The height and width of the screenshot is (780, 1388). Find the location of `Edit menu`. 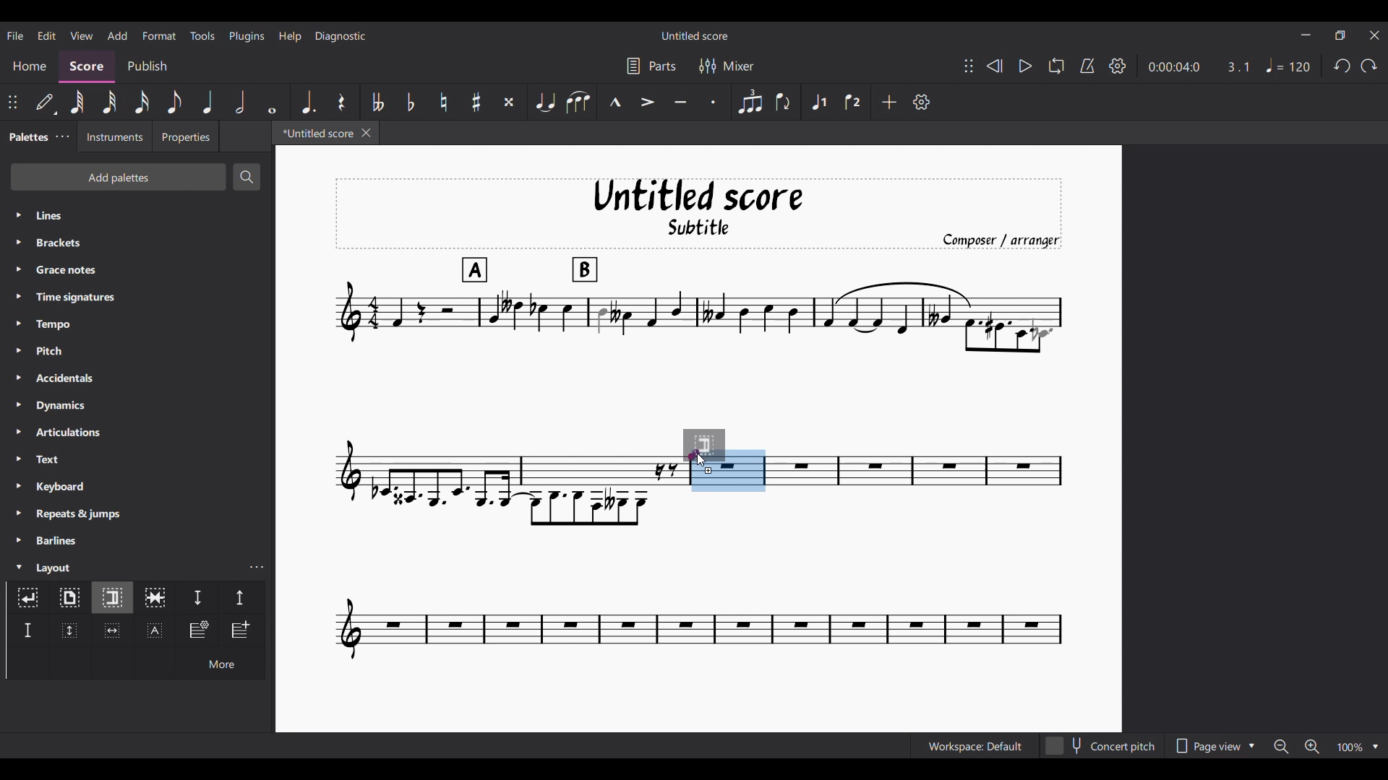

Edit menu is located at coordinates (47, 36).